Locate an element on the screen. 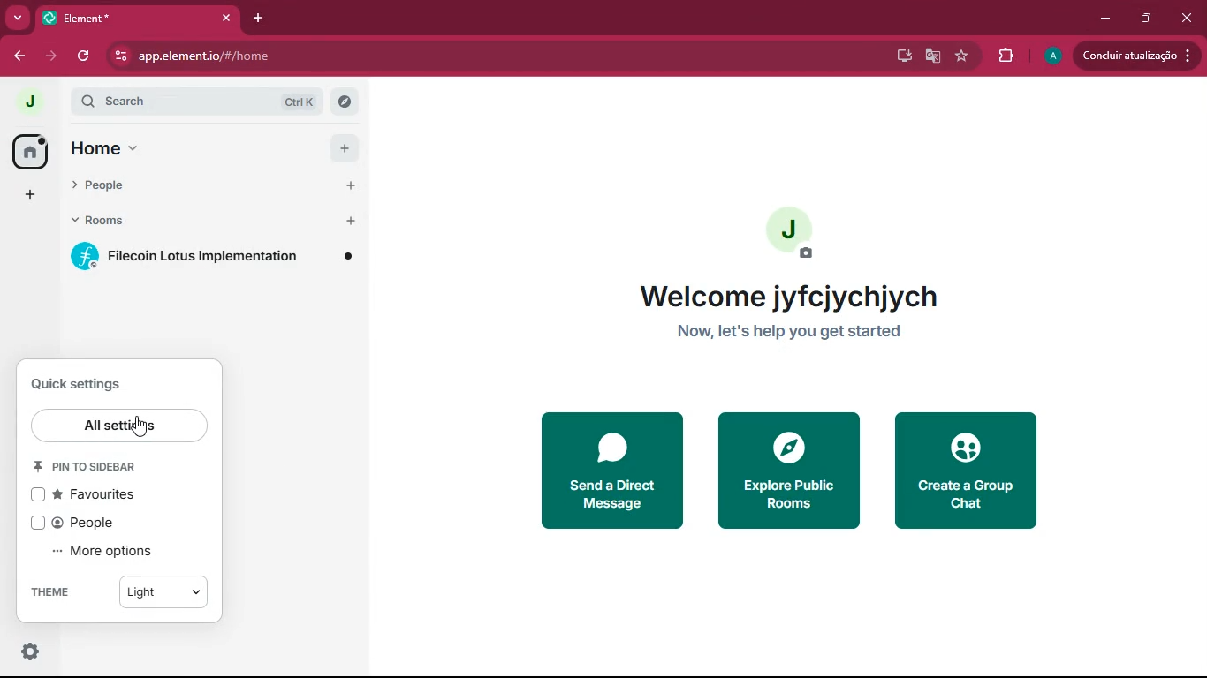 This screenshot has height=678, width=1207. send a direct message is located at coordinates (611, 468).